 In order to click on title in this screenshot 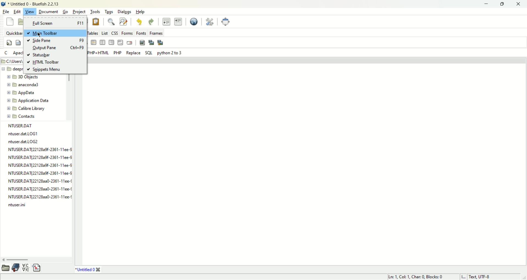, I will do `click(88, 270)`.